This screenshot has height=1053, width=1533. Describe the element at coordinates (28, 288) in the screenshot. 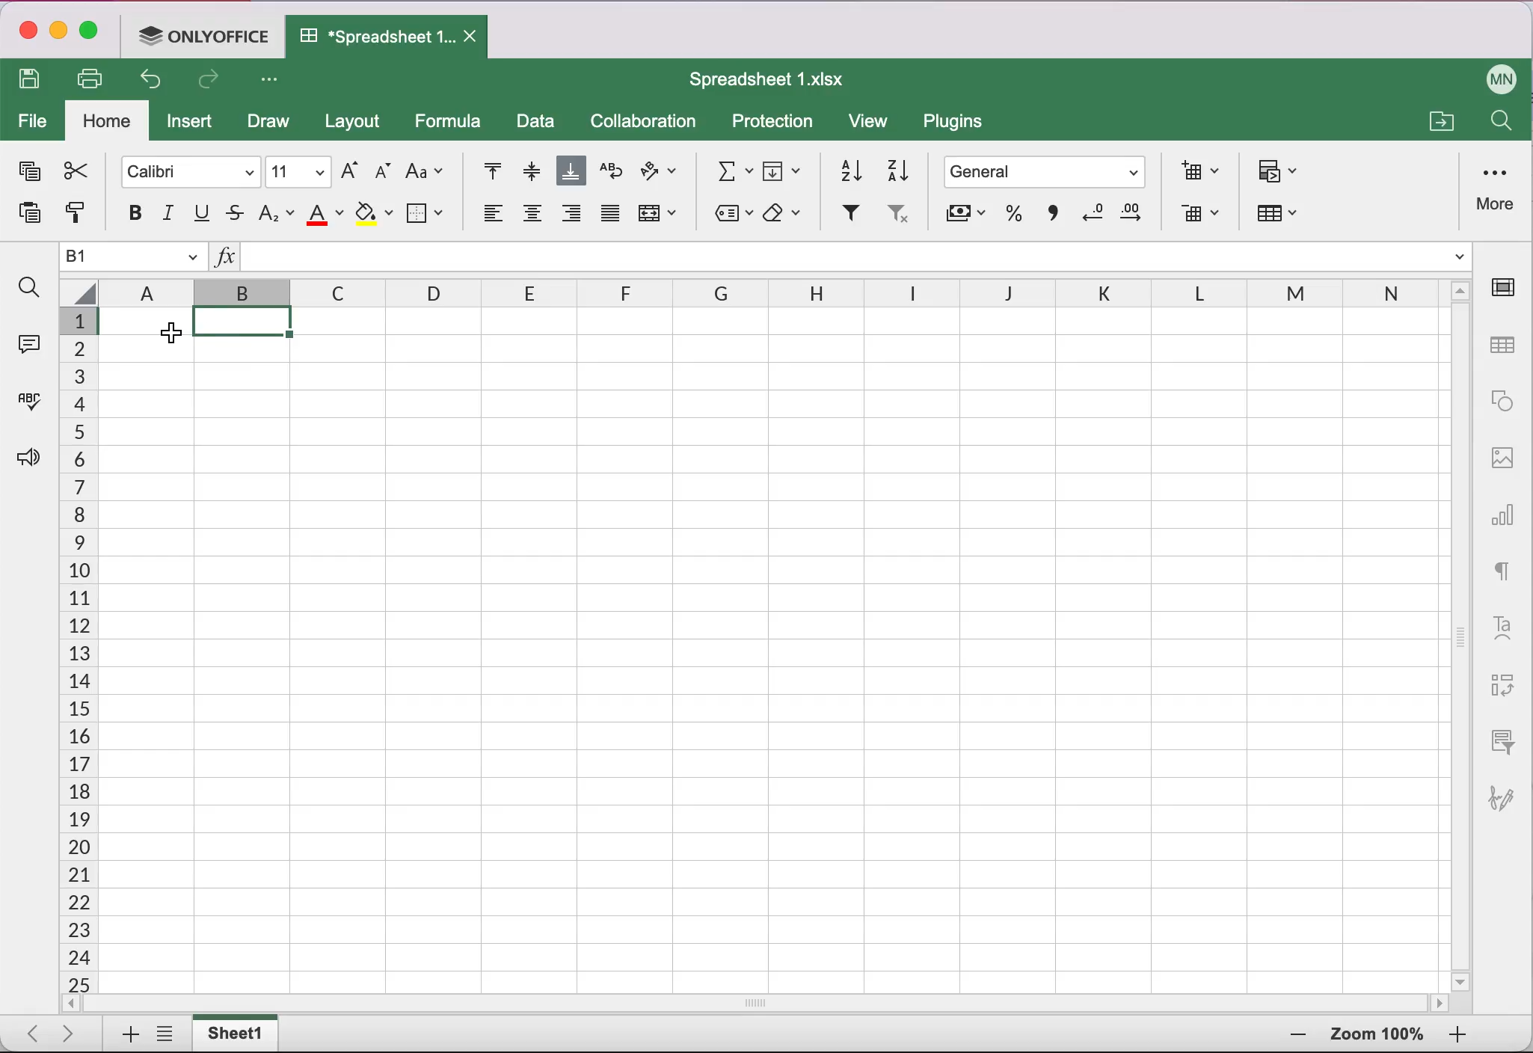

I see `find` at that location.